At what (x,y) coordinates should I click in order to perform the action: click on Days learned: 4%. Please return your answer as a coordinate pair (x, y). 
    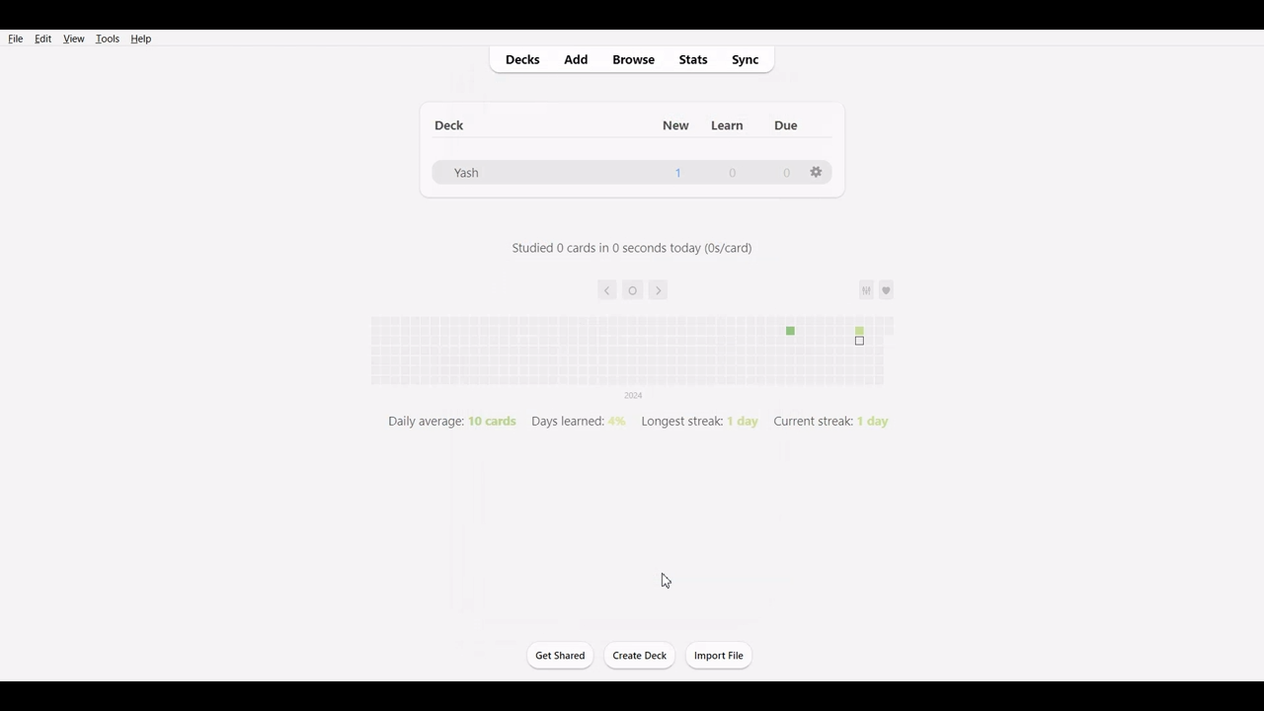
    Looking at the image, I should click on (579, 419).